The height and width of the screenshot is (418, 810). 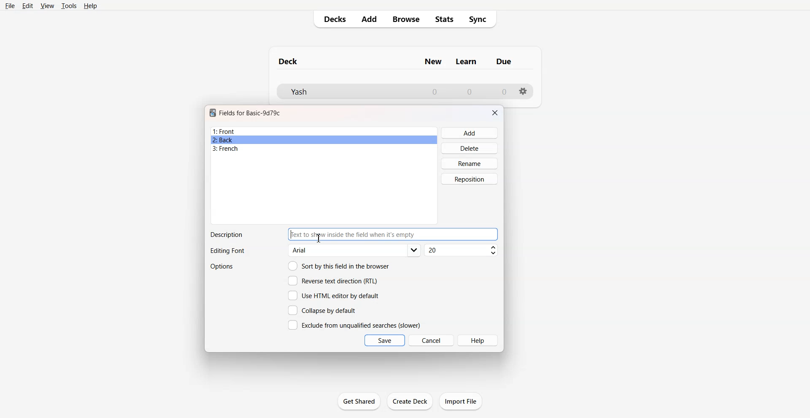 What do you see at coordinates (332, 19) in the screenshot?
I see `Decks` at bounding box center [332, 19].